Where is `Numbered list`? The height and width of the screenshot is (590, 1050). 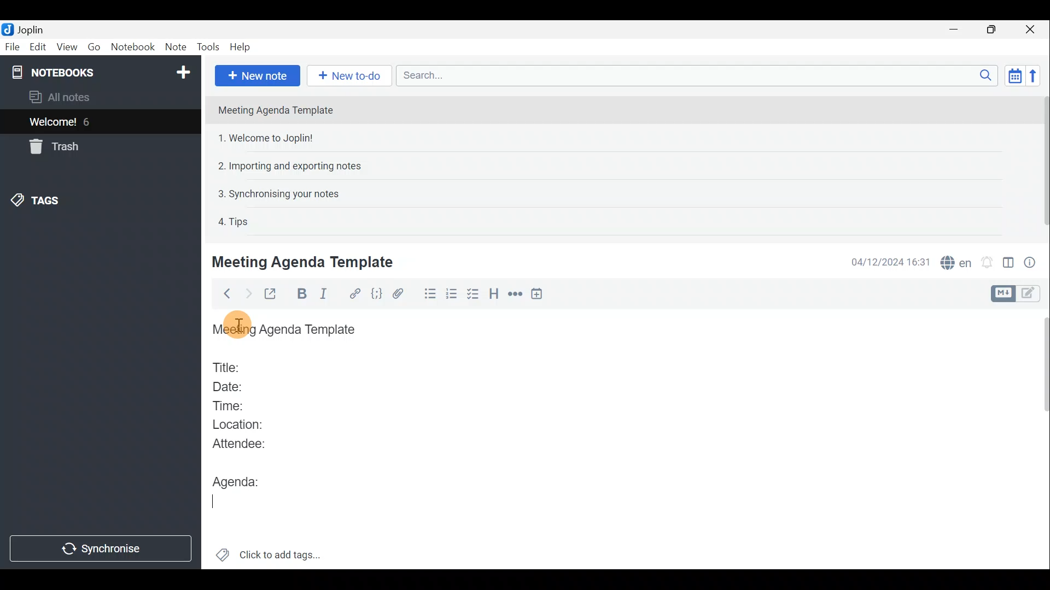 Numbered list is located at coordinates (452, 296).